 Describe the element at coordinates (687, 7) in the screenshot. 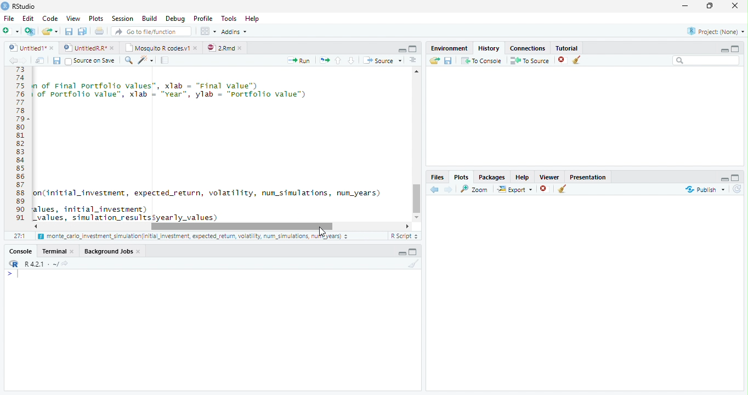

I see `Minimize` at that location.